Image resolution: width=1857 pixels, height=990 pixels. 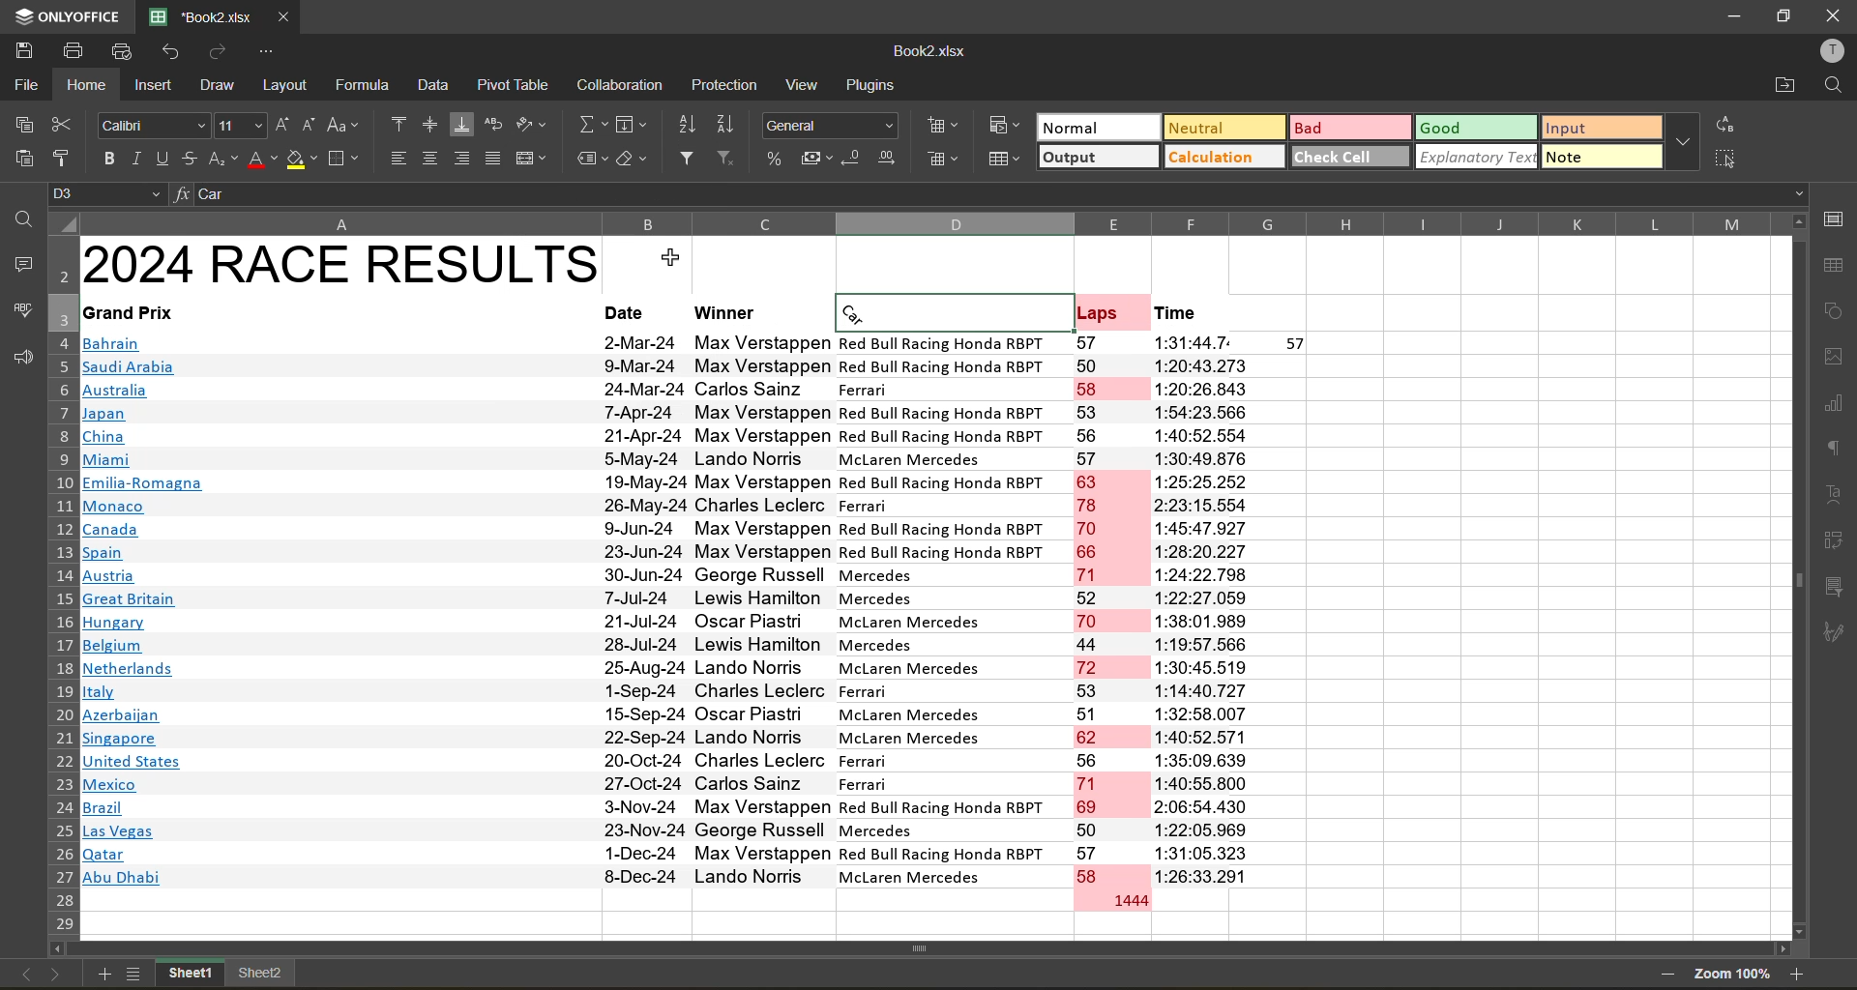 I want to click on paste, so click(x=23, y=155).